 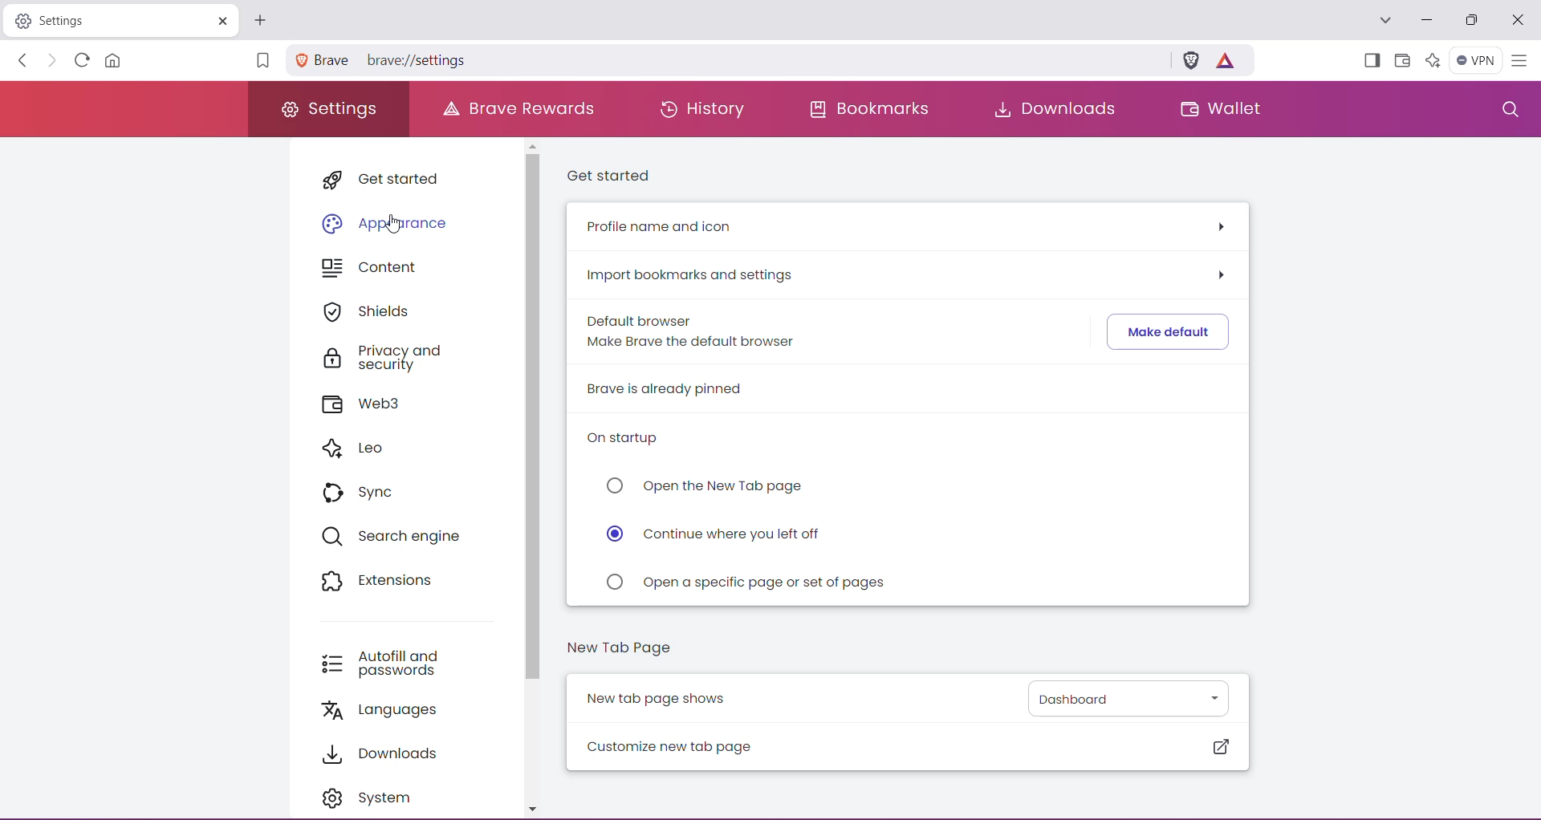 I want to click on Brave is already pinned, so click(x=669, y=388).